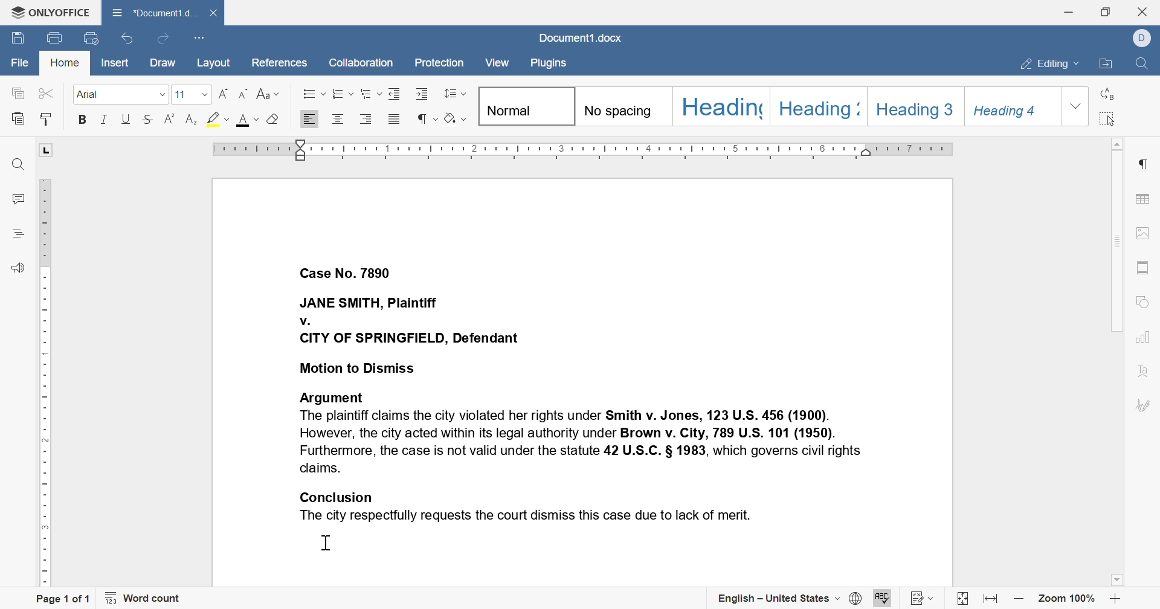 Image resolution: width=1160 pixels, height=609 pixels. Describe the element at coordinates (223, 95) in the screenshot. I see `increment font size` at that location.